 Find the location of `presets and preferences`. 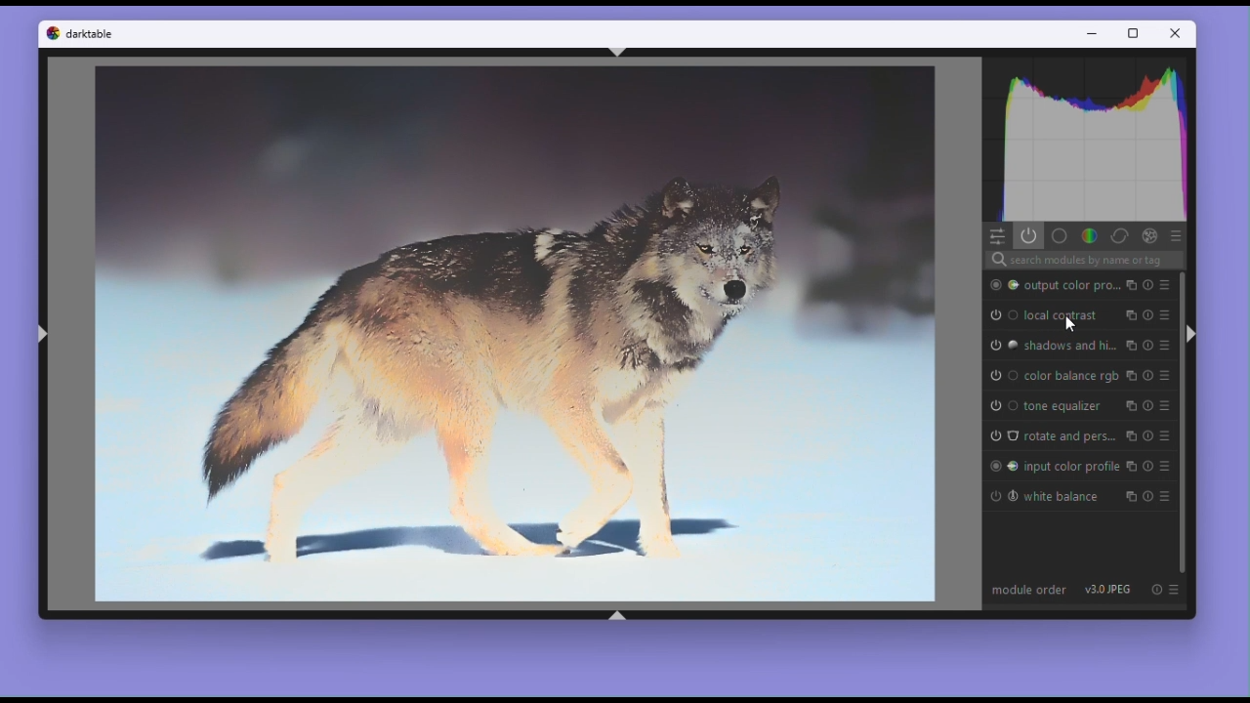

presets and preferences is located at coordinates (1175, 590).